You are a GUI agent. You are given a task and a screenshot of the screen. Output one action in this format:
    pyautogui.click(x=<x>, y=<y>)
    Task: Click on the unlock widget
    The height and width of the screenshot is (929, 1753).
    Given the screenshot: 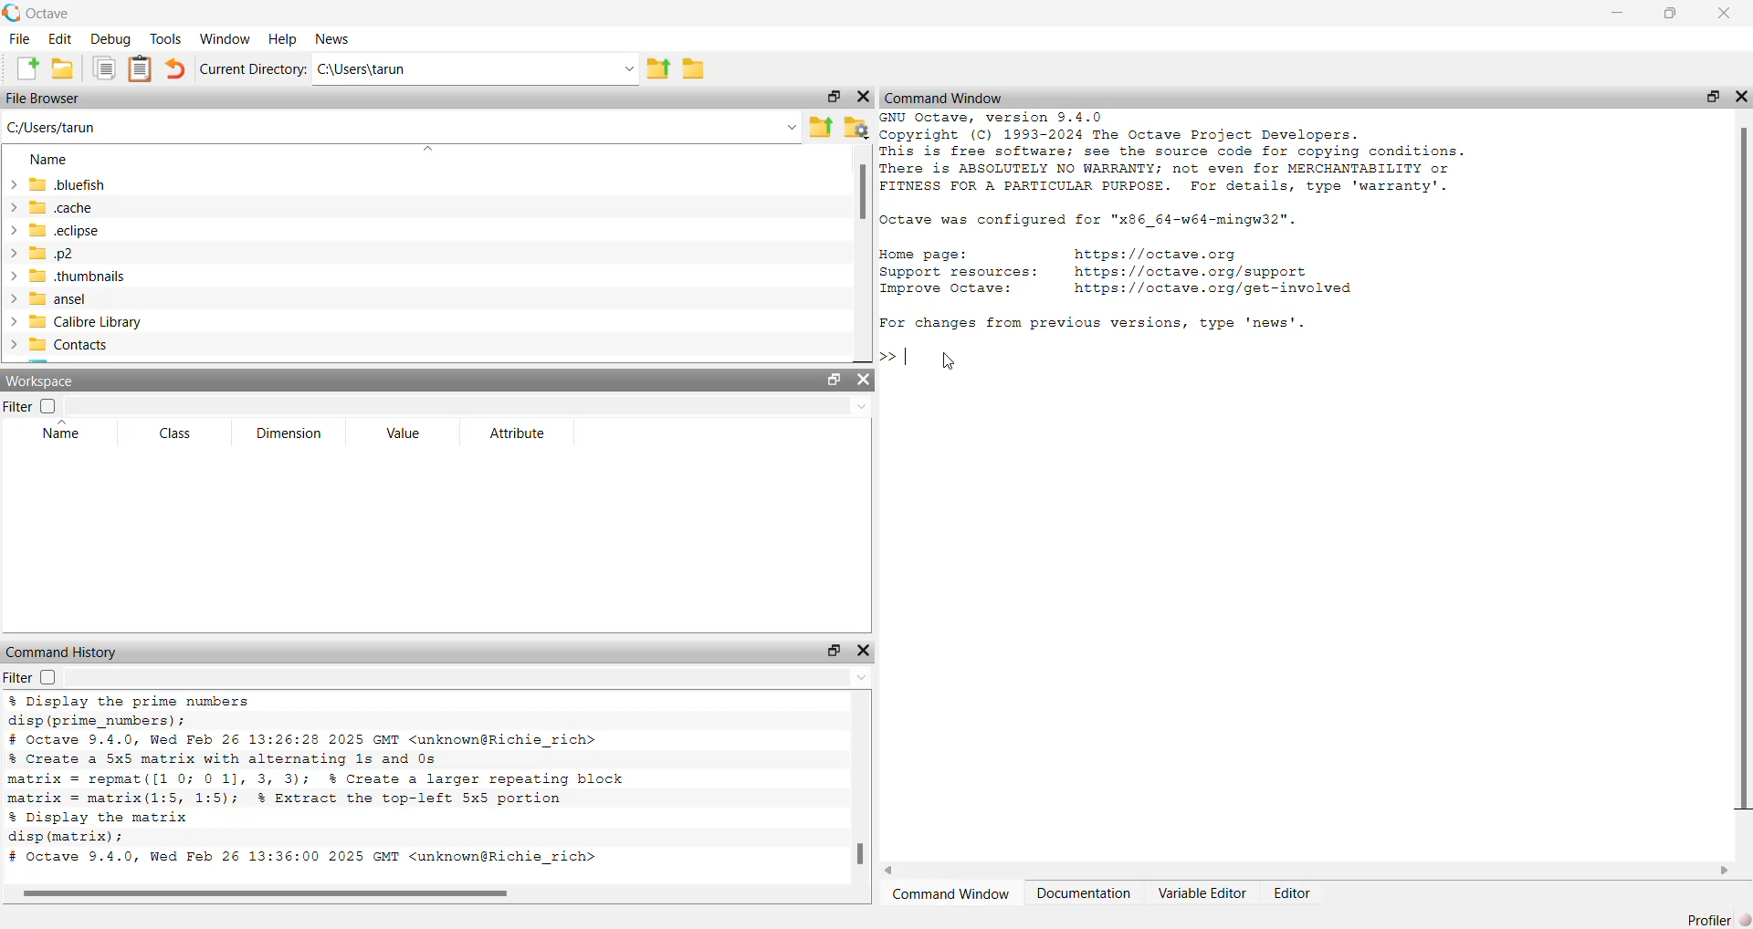 What is the action you would take?
    pyautogui.click(x=832, y=650)
    